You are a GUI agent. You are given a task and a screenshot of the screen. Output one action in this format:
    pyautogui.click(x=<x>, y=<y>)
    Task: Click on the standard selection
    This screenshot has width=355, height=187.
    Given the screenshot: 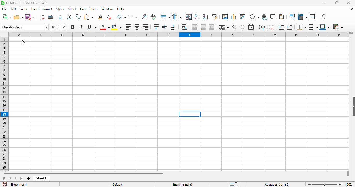 What is the action you would take?
    pyautogui.click(x=234, y=184)
    